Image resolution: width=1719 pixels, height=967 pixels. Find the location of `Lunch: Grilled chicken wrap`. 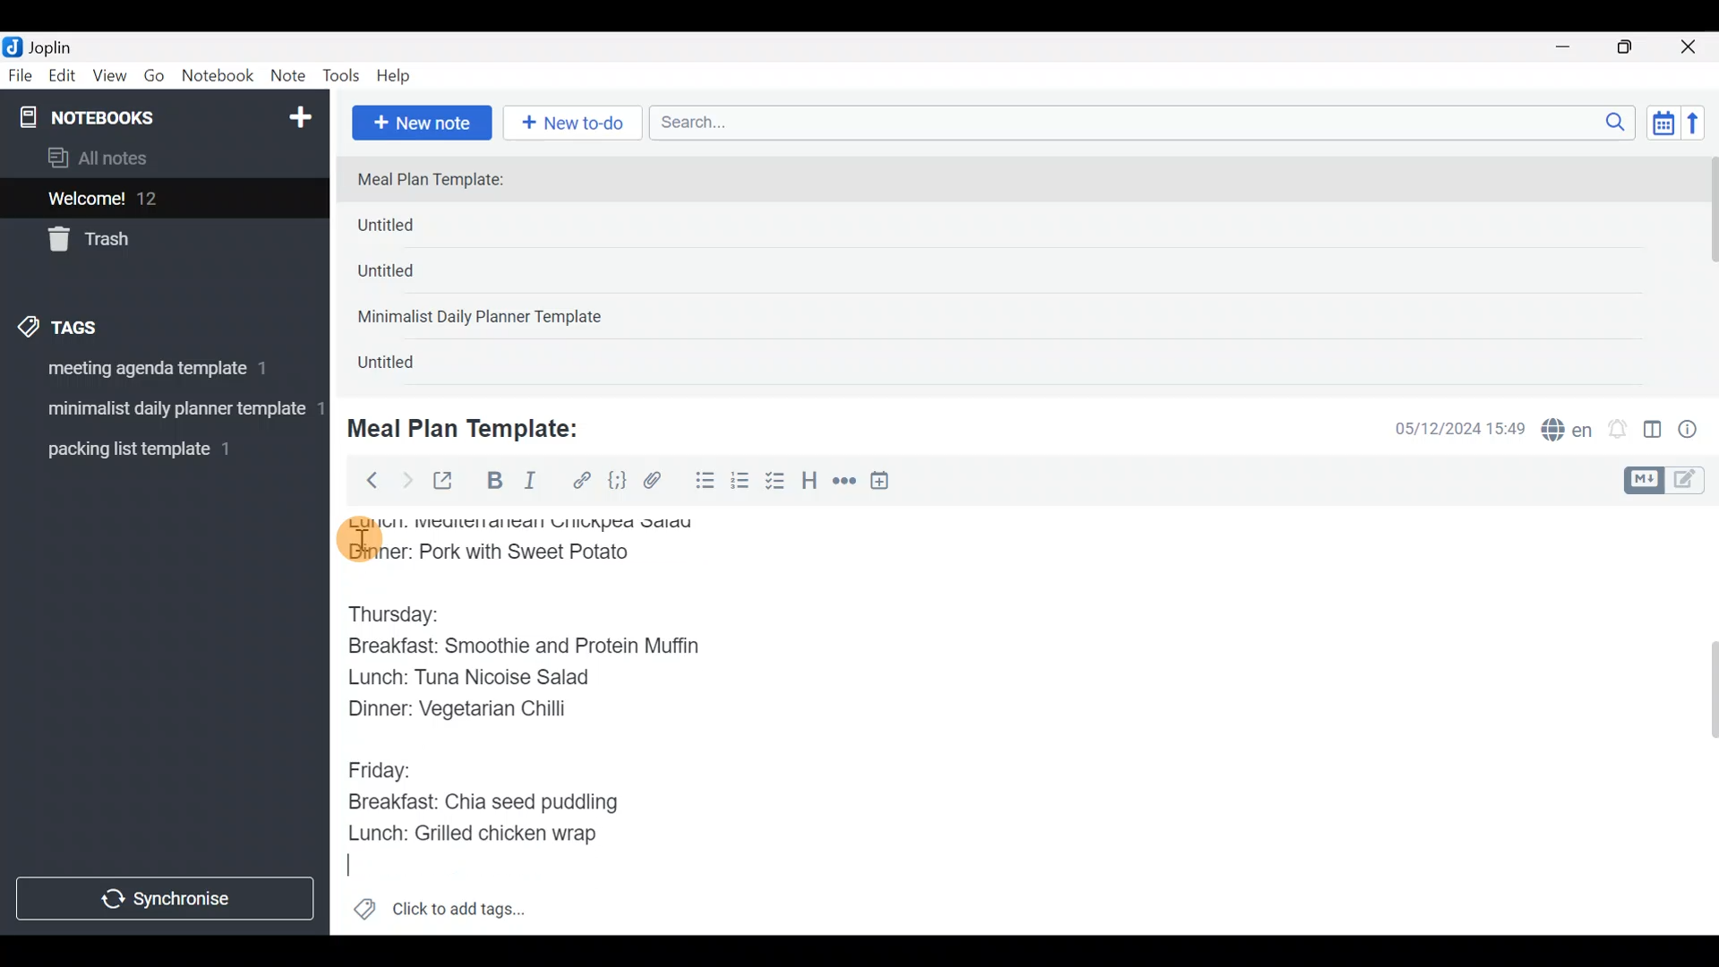

Lunch: Grilled chicken wrap is located at coordinates (471, 836).